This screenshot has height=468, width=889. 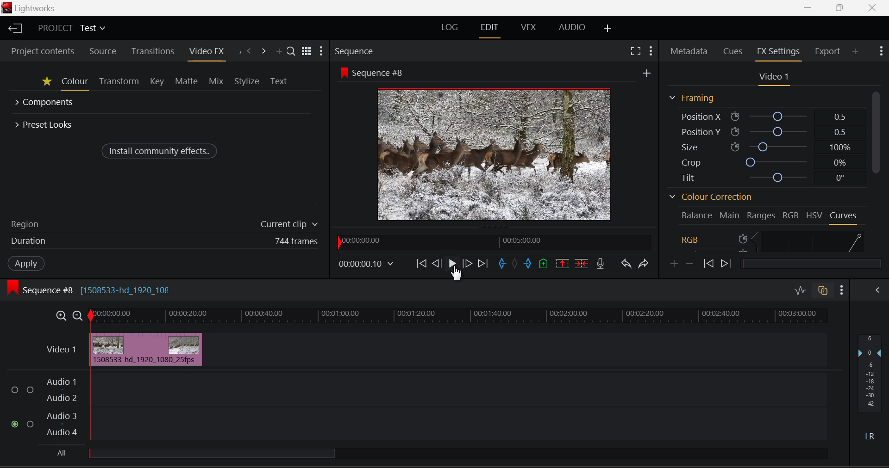 What do you see at coordinates (809, 8) in the screenshot?
I see `Restore Down` at bounding box center [809, 8].